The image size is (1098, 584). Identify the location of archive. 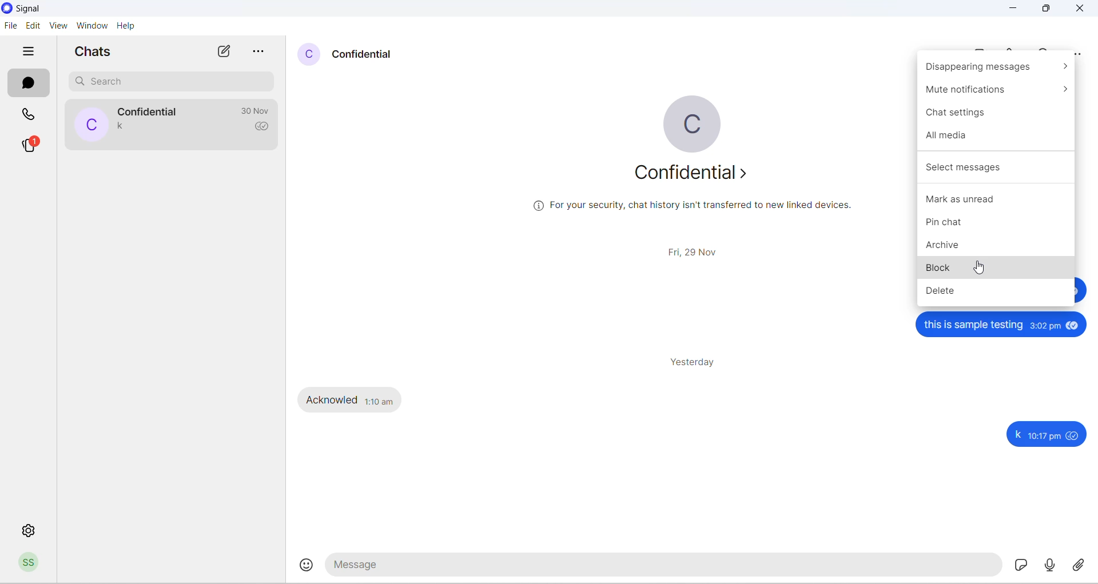
(999, 248).